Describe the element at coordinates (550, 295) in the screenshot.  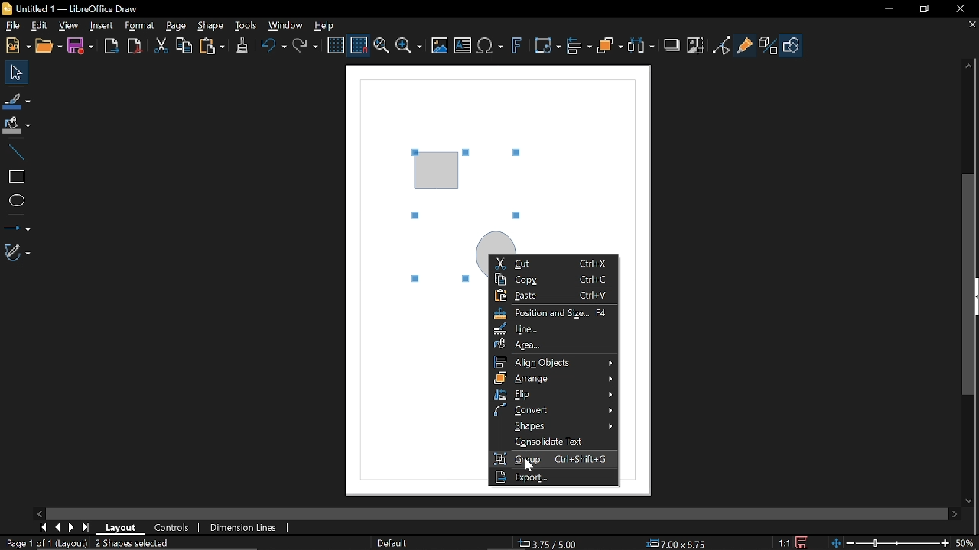
I see `paste` at that location.